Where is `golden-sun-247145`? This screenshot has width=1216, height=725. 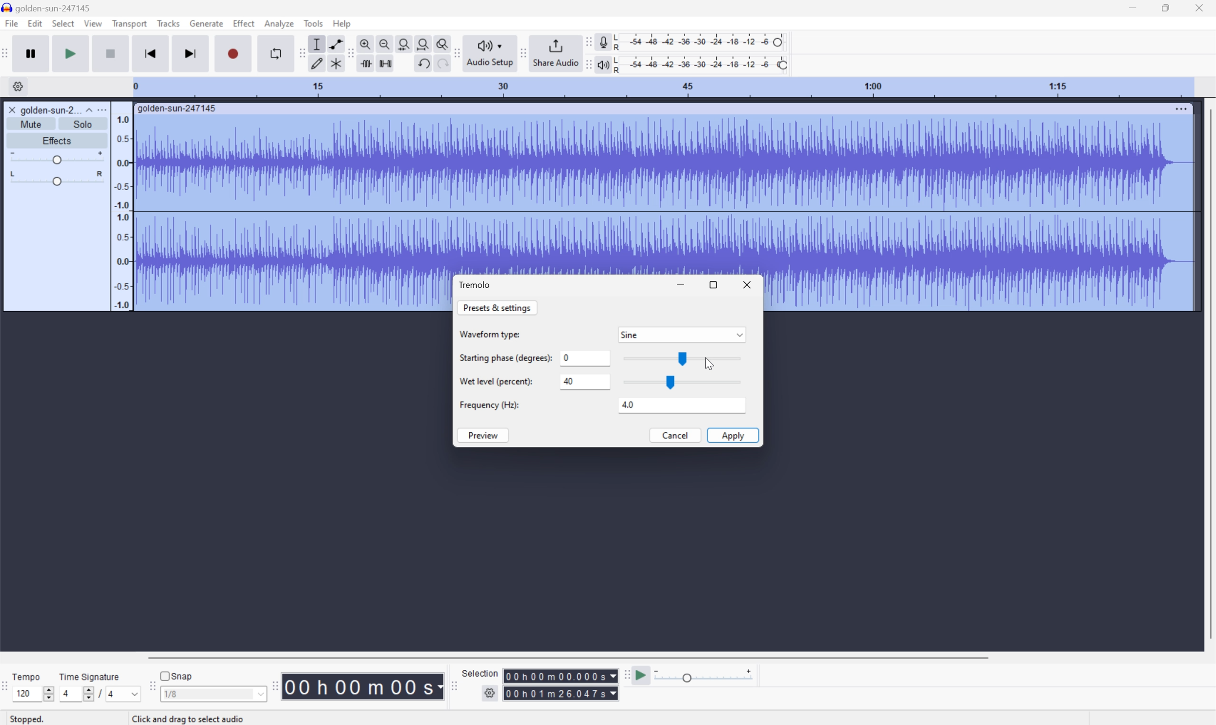
golden-sun-247145 is located at coordinates (177, 109).